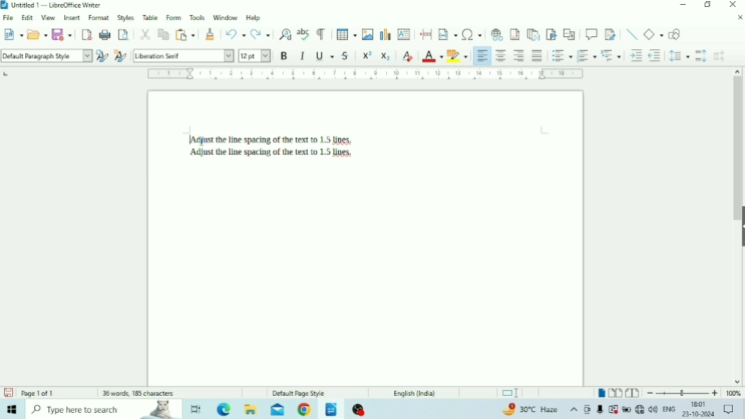  What do you see at coordinates (224, 409) in the screenshot?
I see `Microsoft Edge` at bounding box center [224, 409].